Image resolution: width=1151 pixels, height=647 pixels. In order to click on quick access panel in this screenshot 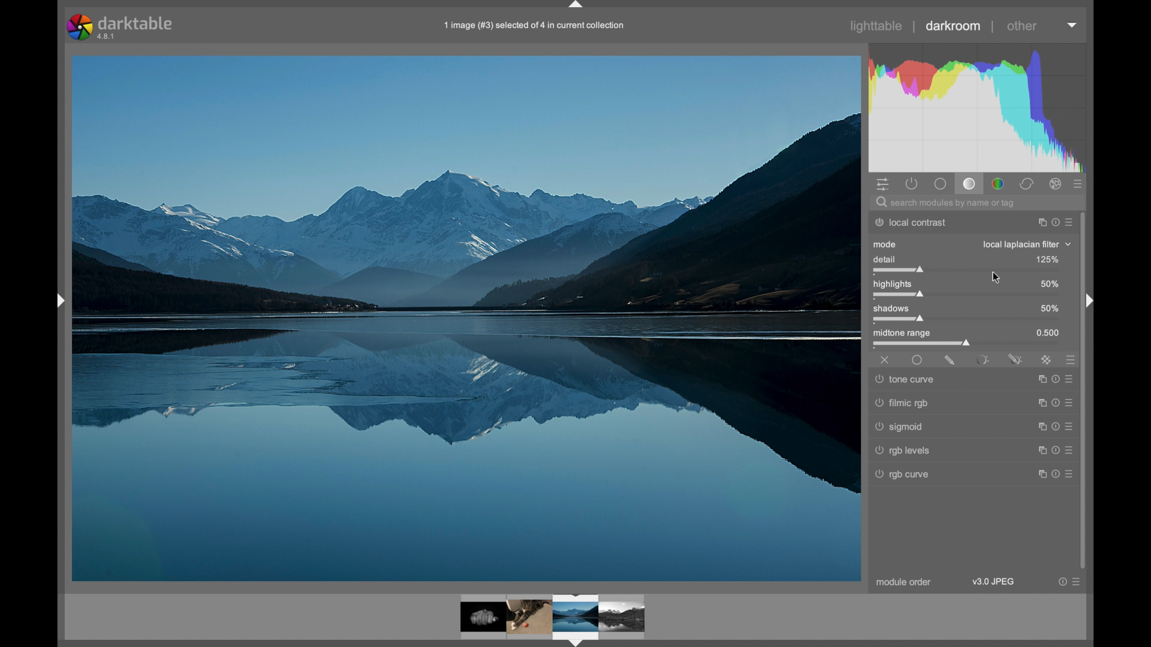, I will do `click(884, 185)`.